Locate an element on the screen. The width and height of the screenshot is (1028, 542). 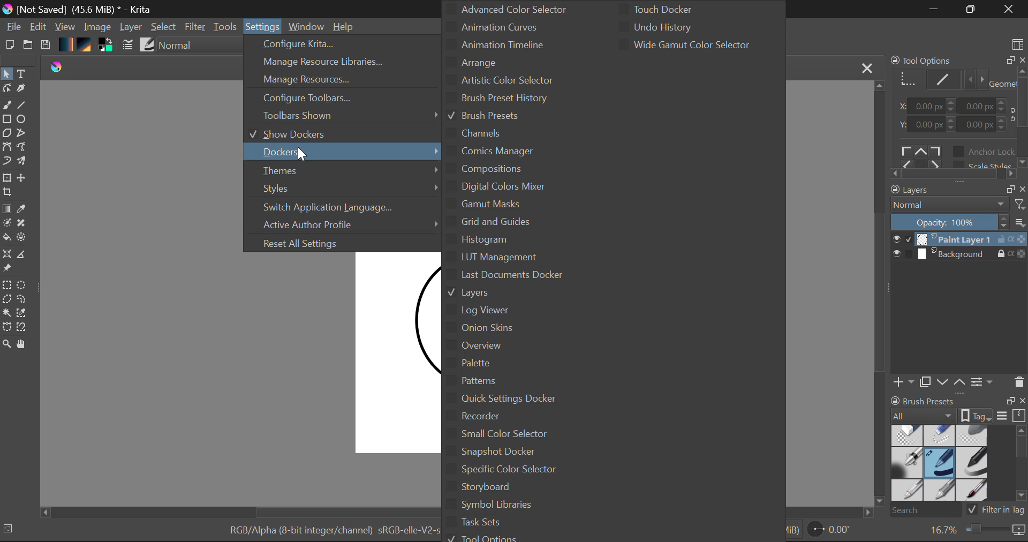
Touch Docker is located at coordinates (681, 9).